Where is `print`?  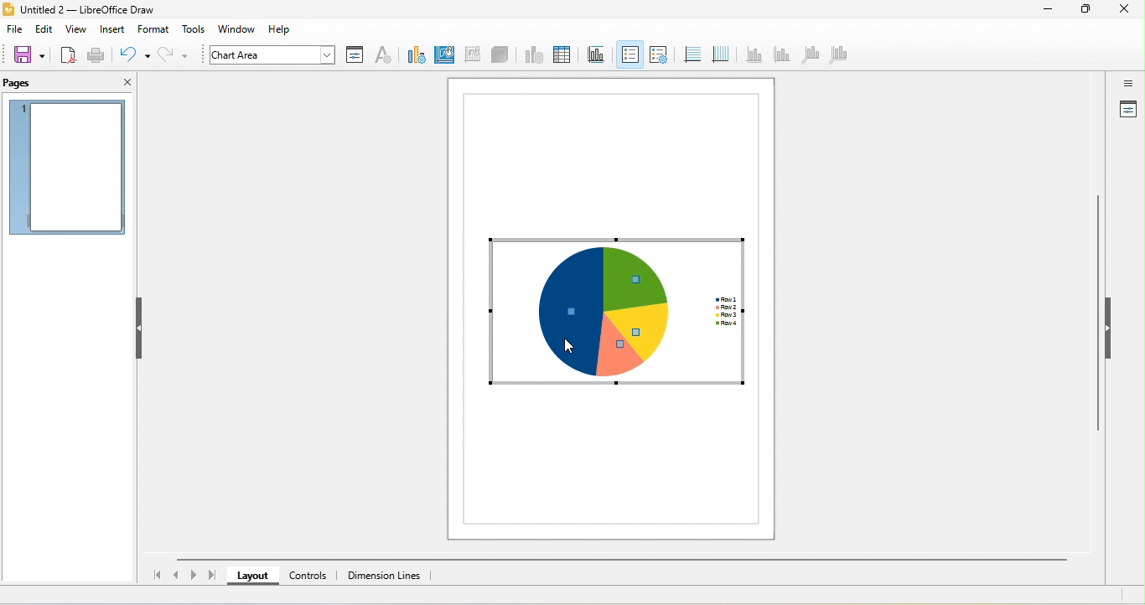 print is located at coordinates (96, 57).